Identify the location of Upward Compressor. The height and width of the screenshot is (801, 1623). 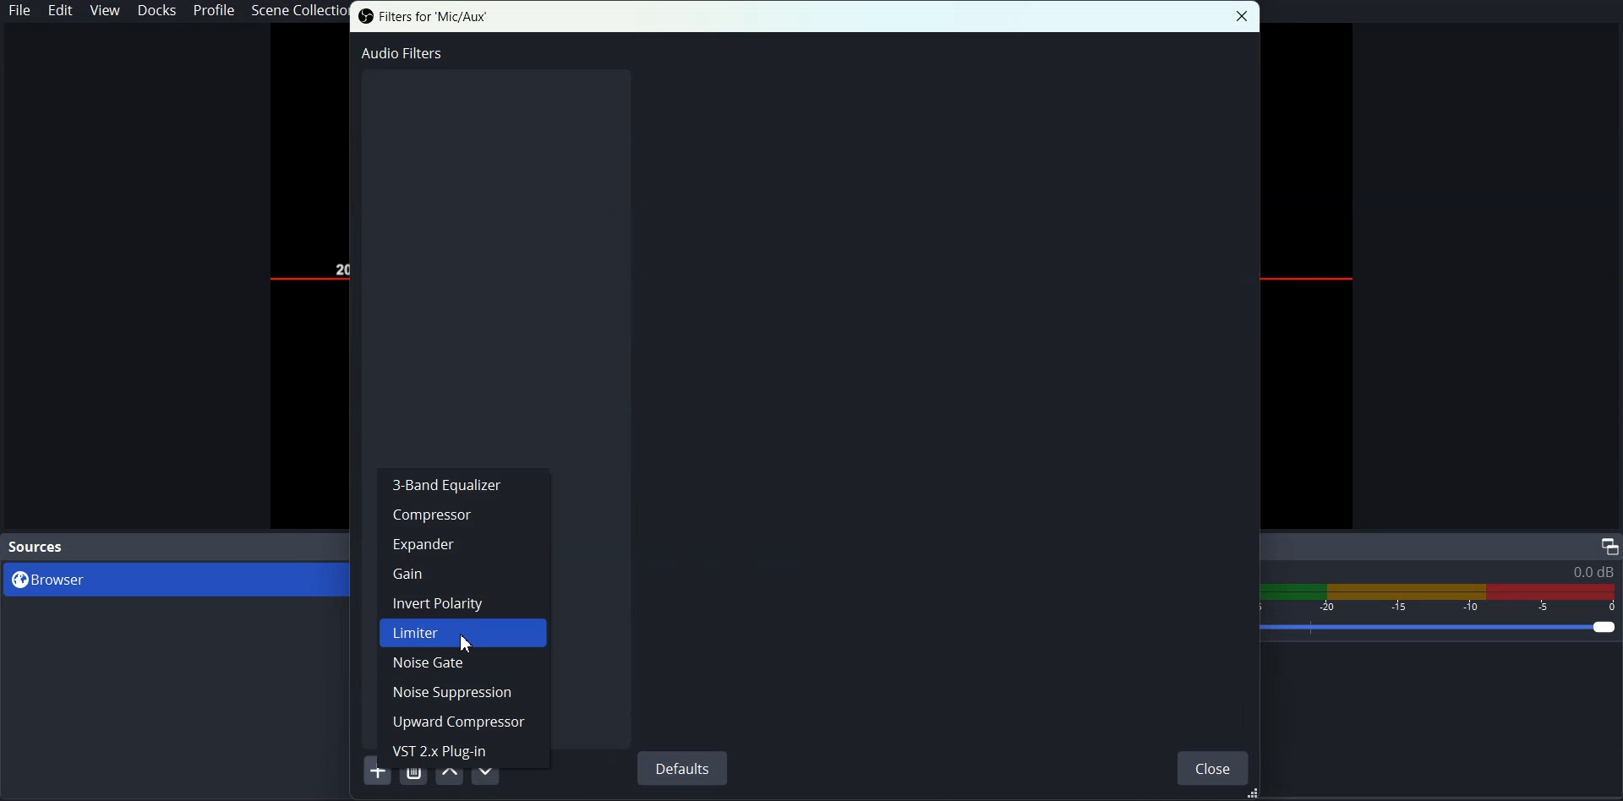
(465, 723).